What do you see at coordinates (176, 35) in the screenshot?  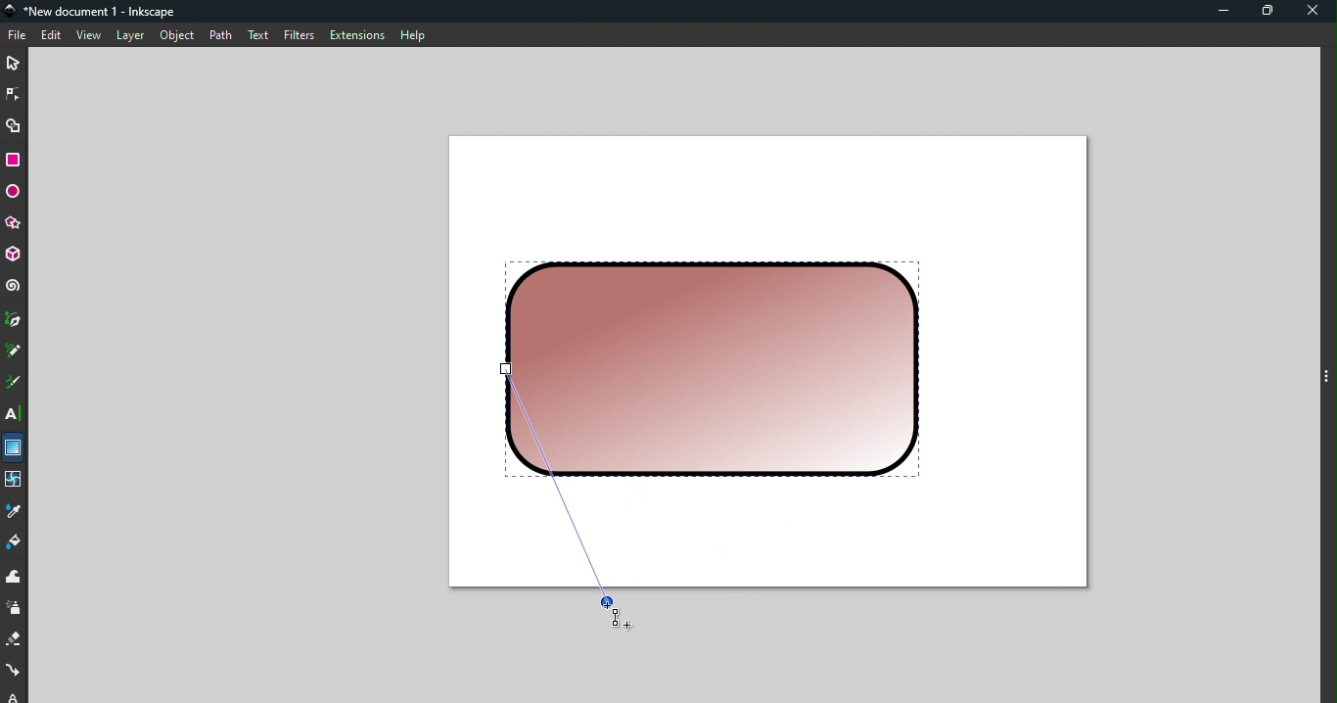 I see `Object` at bounding box center [176, 35].